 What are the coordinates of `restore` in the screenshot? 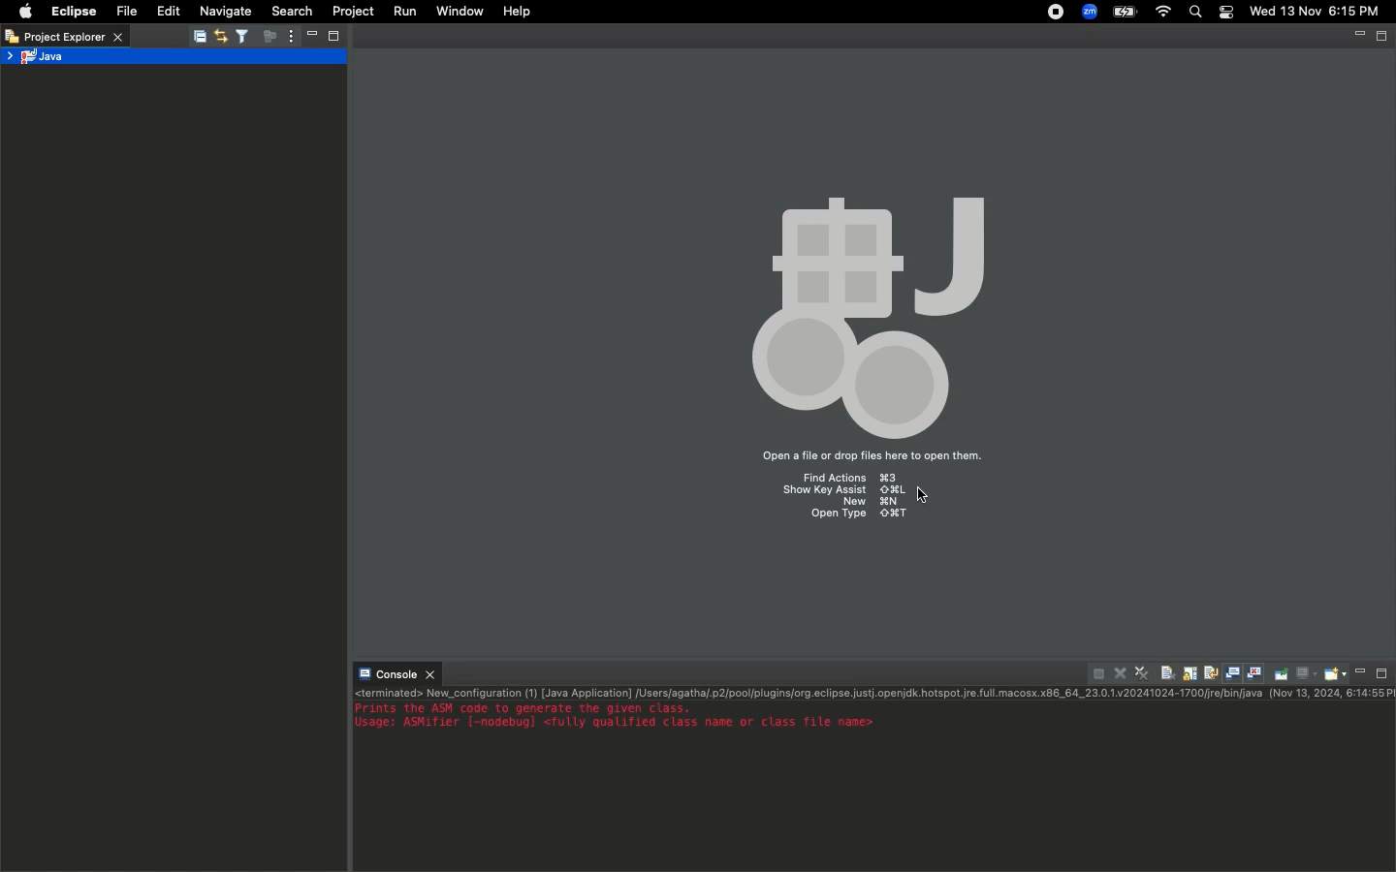 It's located at (1381, 38).